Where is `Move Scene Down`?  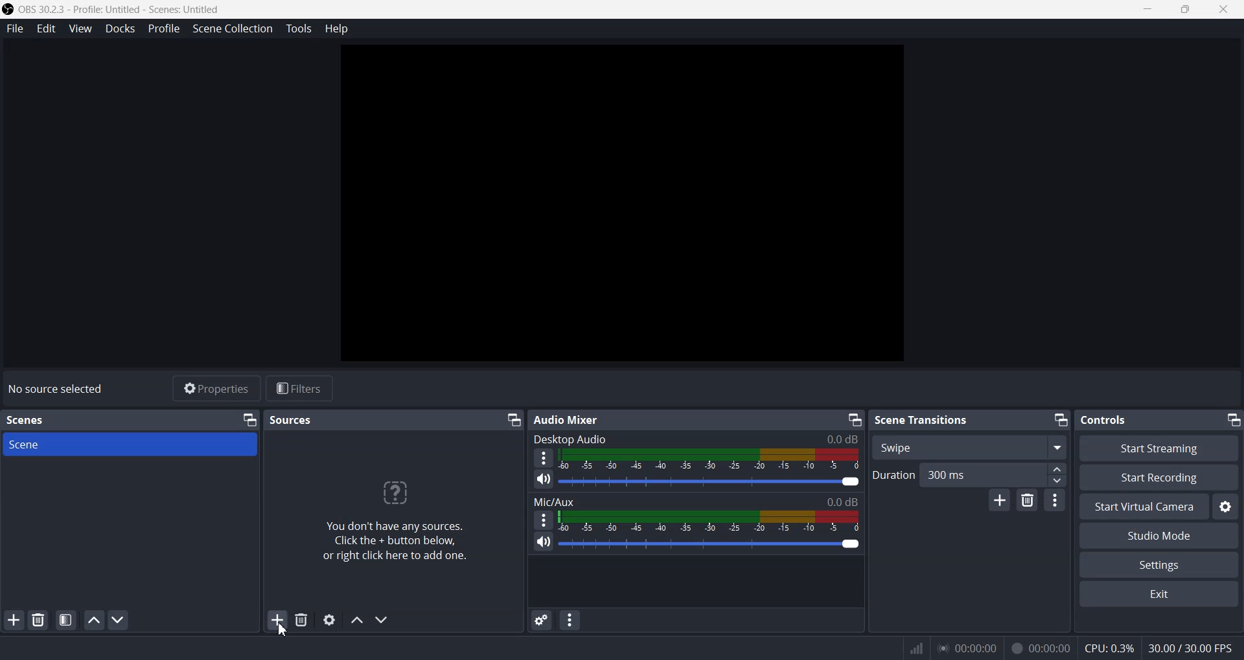 Move Scene Down is located at coordinates (118, 619).